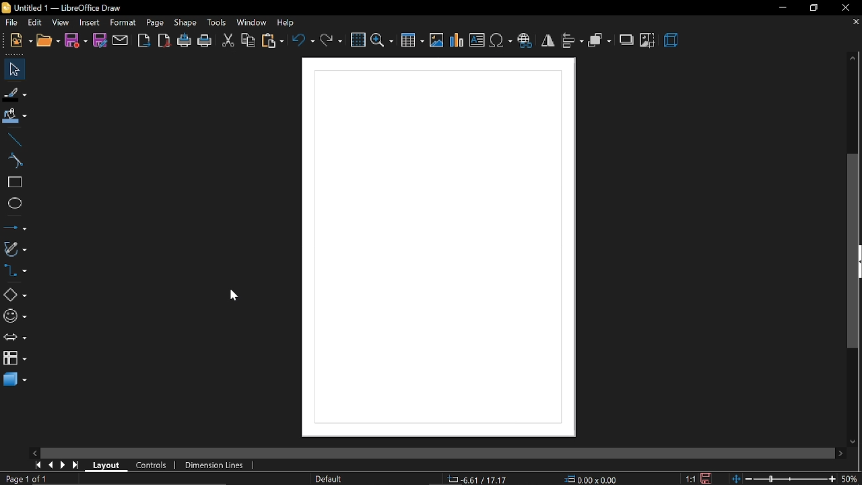 This screenshot has height=485, width=862. Describe the element at coordinates (411, 41) in the screenshot. I see `insert table` at that location.